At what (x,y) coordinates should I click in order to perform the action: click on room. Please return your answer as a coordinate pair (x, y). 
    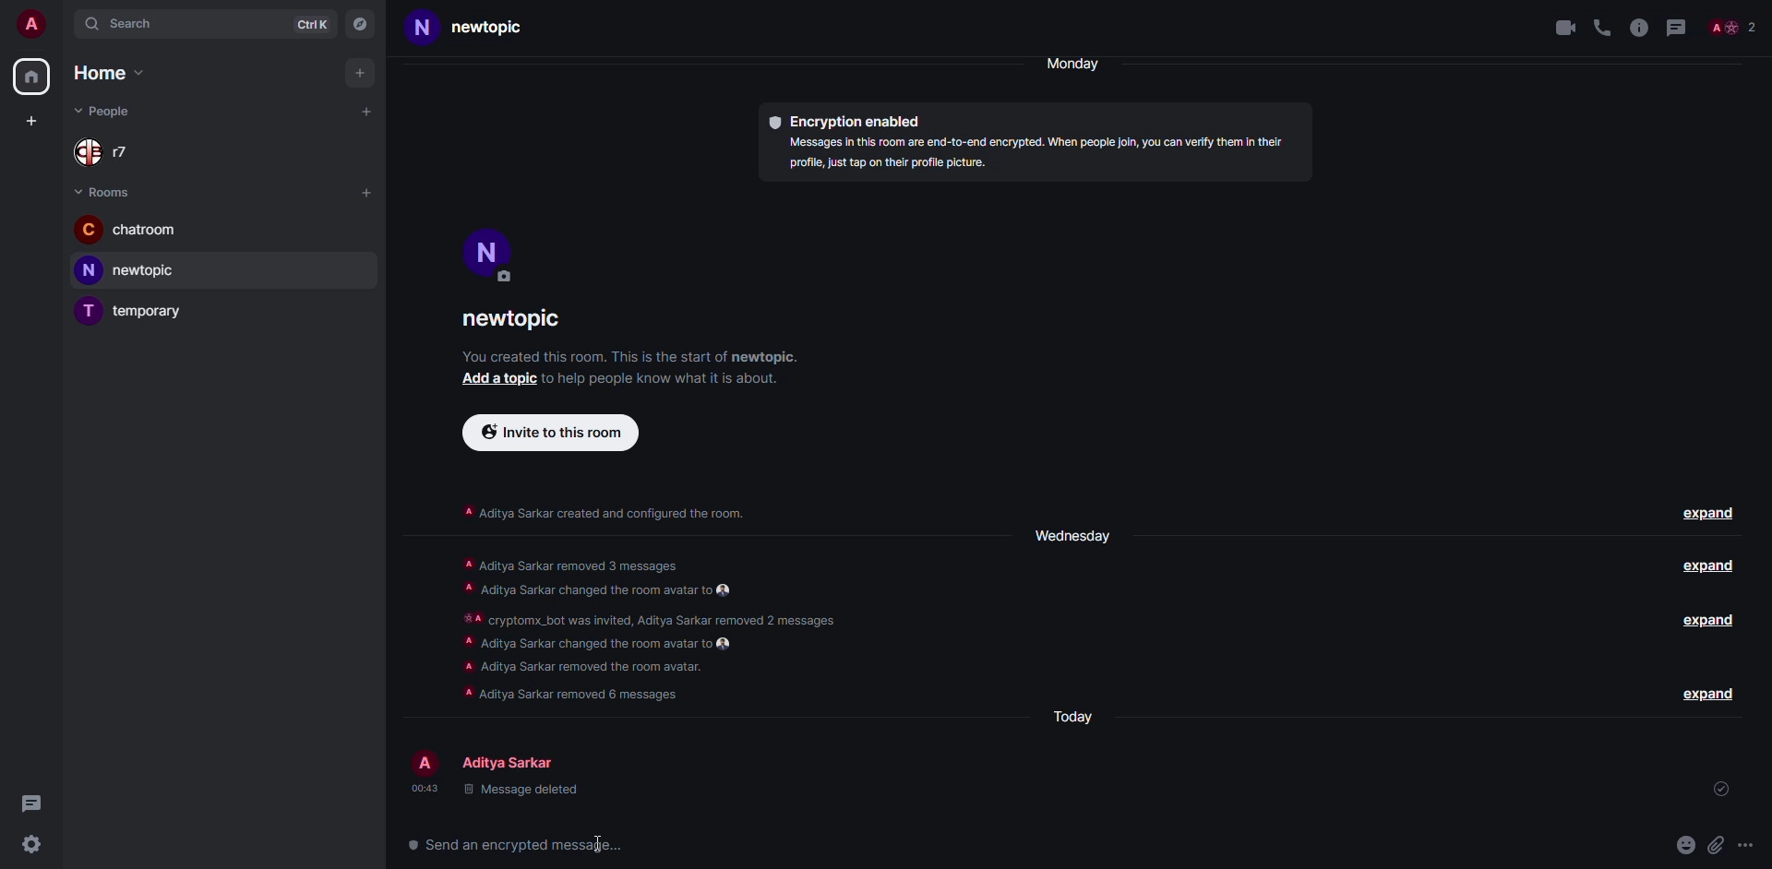
    Looking at the image, I should click on (136, 310).